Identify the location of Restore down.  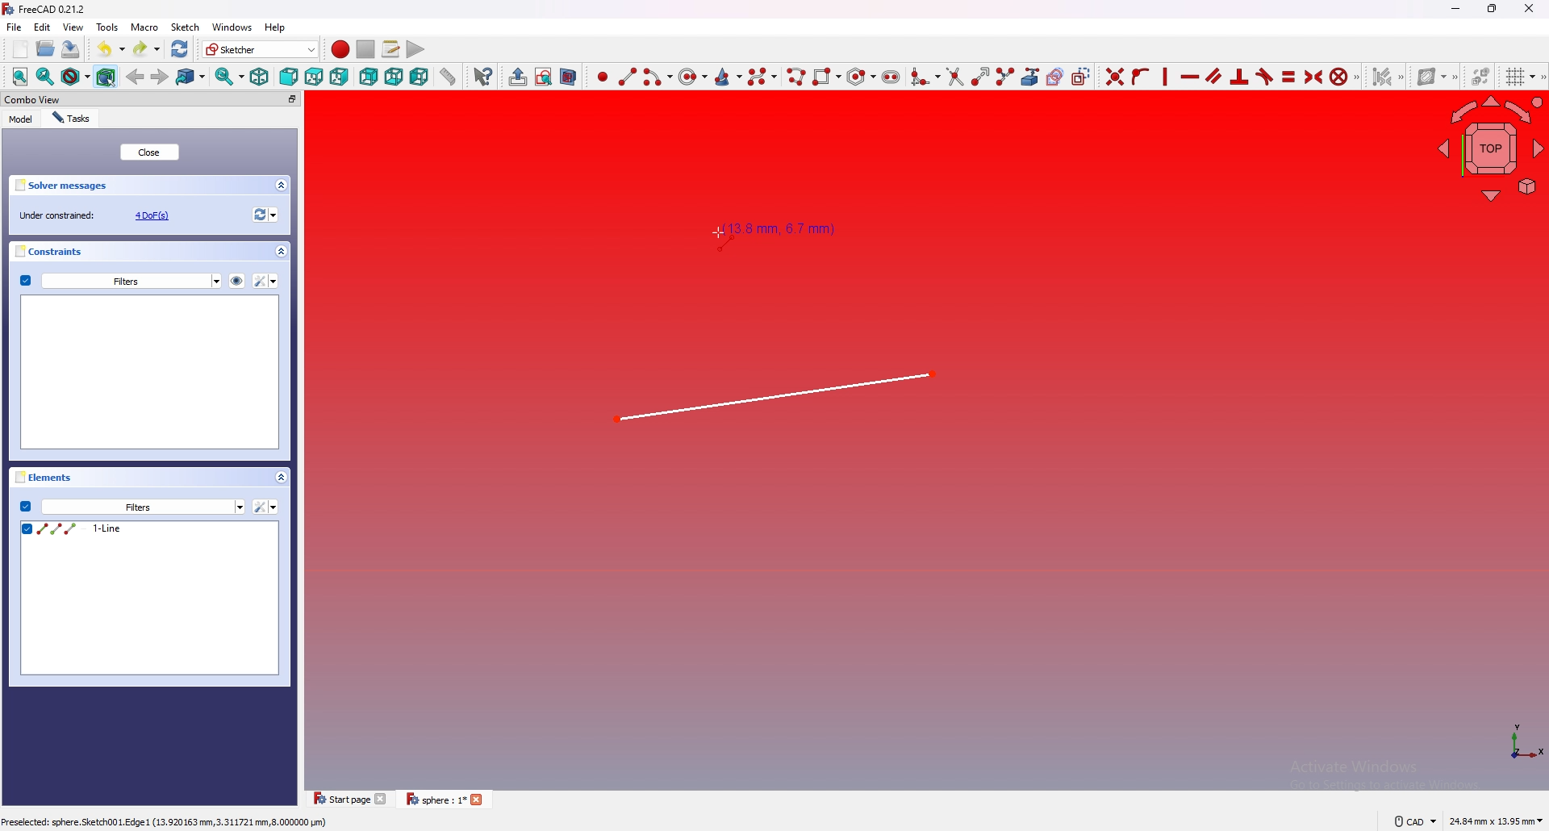
(1494, 8).